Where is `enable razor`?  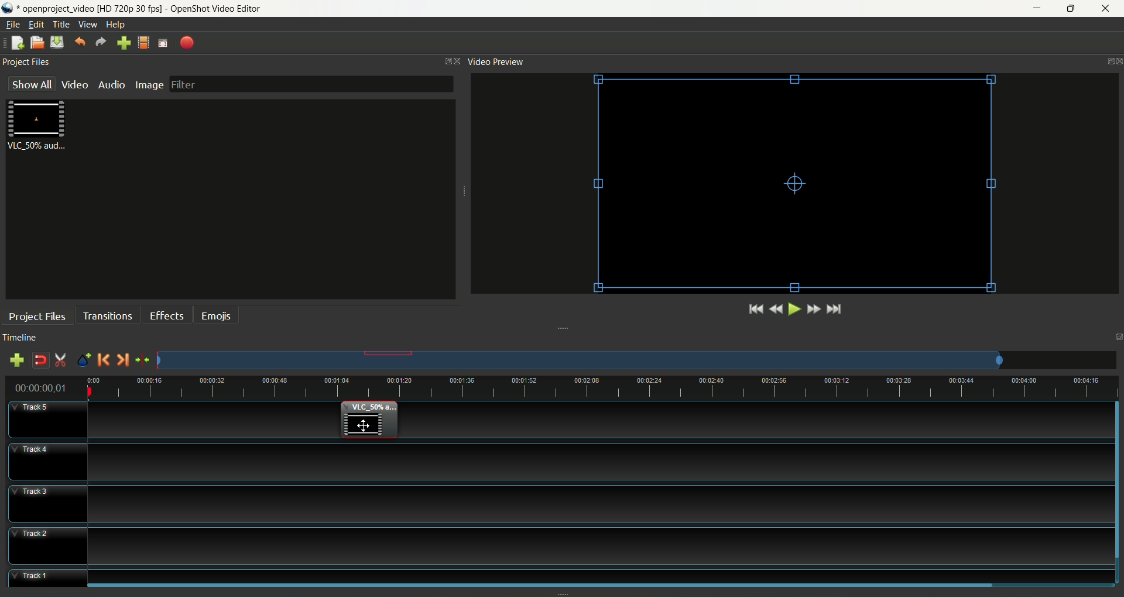
enable razor is located at coordinates (61, 362).